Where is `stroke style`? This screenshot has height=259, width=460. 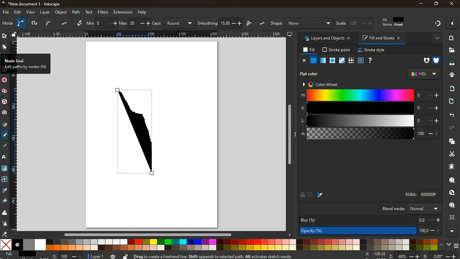
stroke style is located at coordinates (372, 50).